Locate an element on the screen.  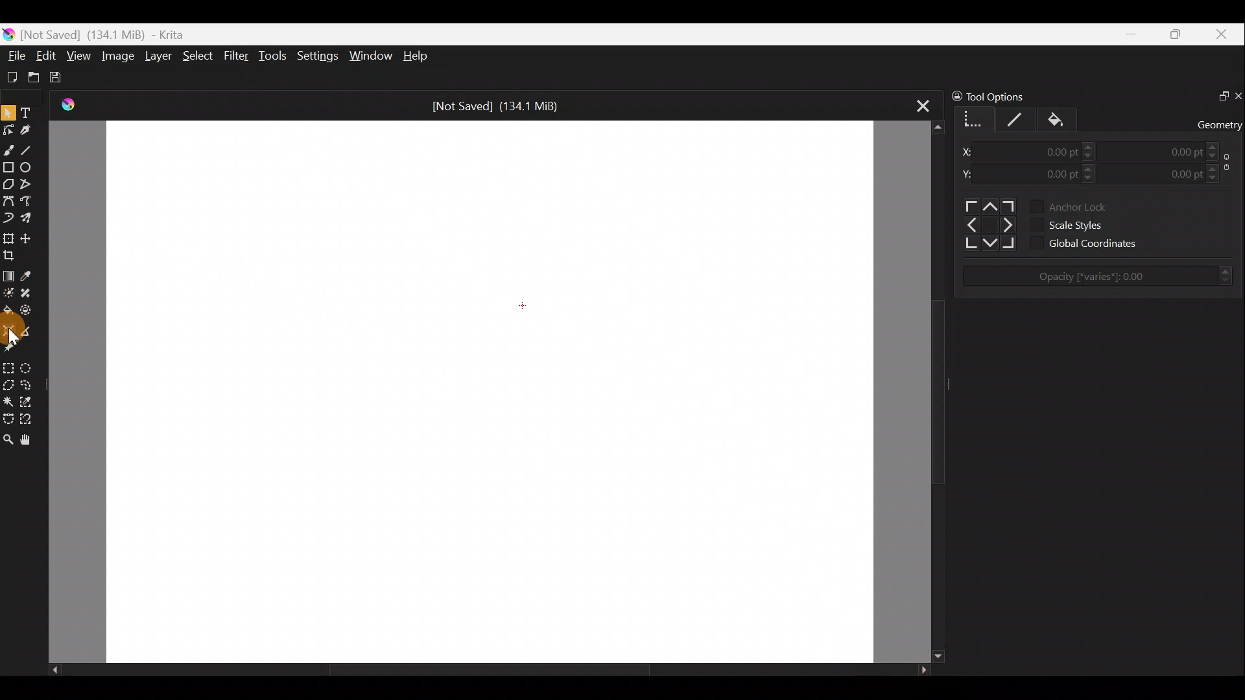
Y-axis dimension is located at coordinates (969, 170).